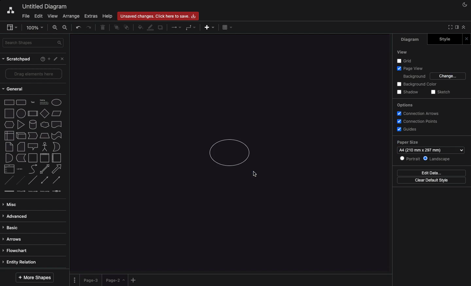 The image size is (471, 286). Describe the element at coordinates (228, 27) in the screenshot. I see `Table` at that location.